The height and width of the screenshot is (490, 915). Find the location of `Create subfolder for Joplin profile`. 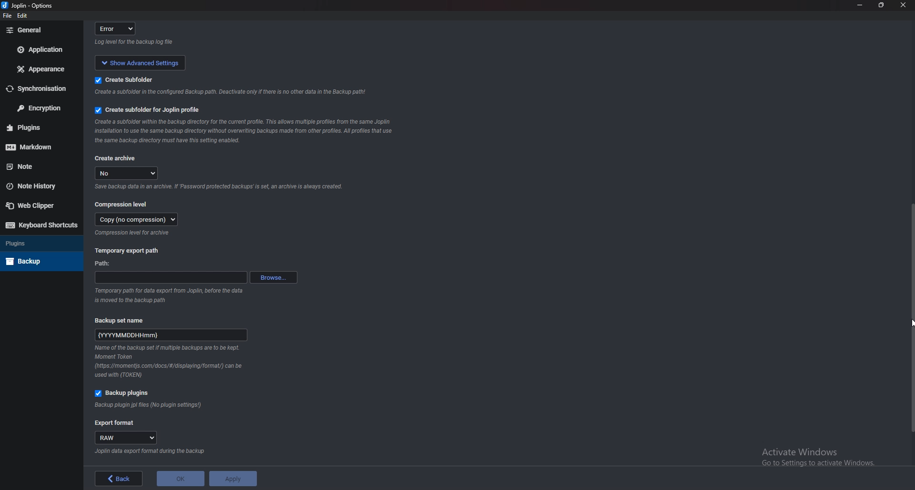

Create subfolder for Joplin profile is located at coordinates (150, 110).